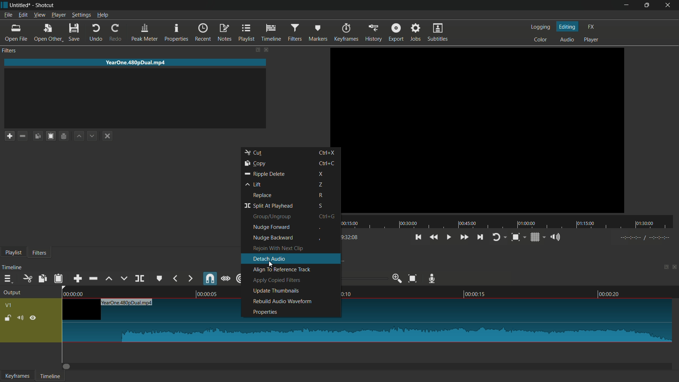 Image resolution: width=679 pixels, height=382 pixels. Describe the element at coordinates (466, 224) in the screenshot. I see `00:45:00` at that location.